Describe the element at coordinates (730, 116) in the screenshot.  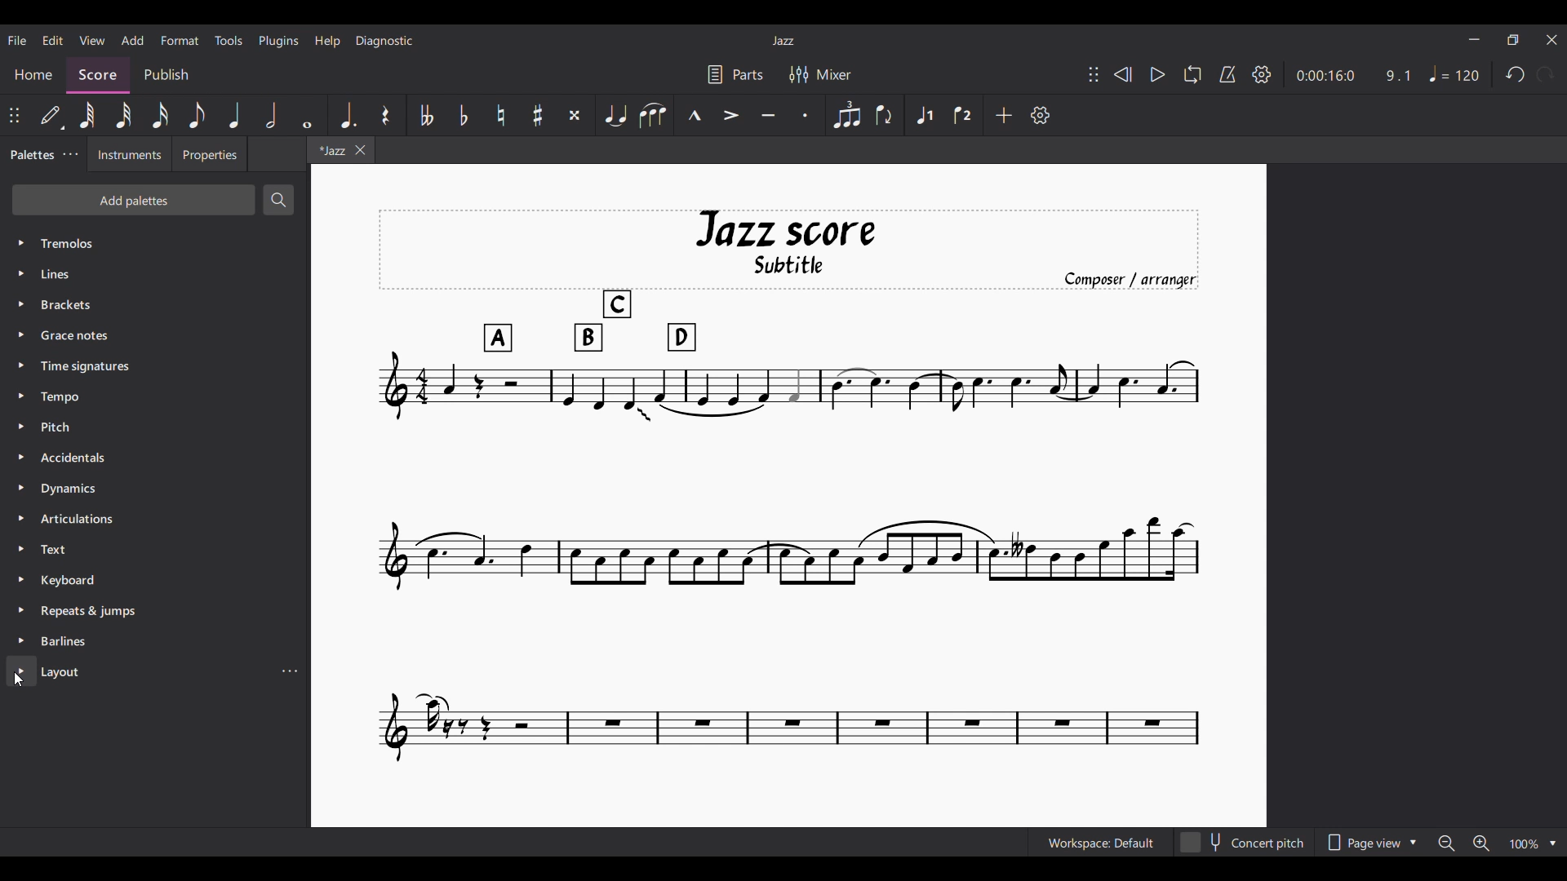
I see `Accent` at that location.